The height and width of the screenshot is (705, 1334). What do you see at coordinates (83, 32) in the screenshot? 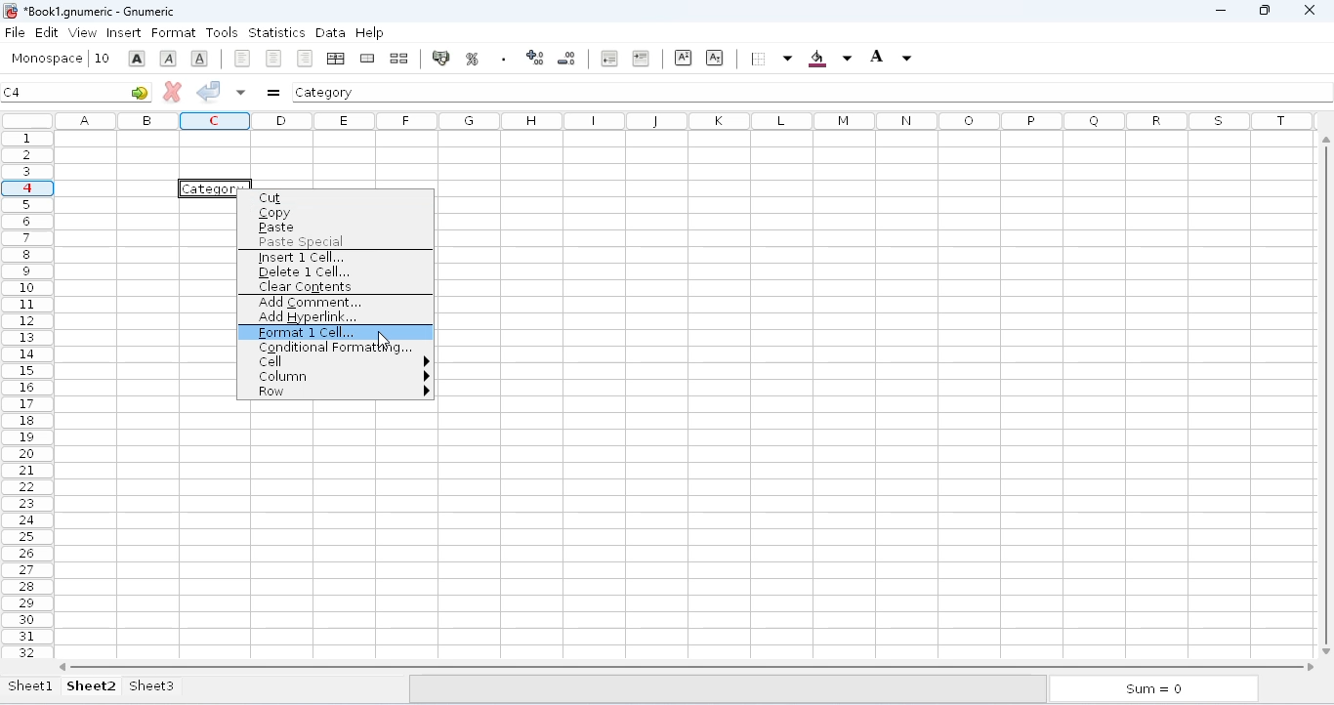
I see `view` at bounding box center [83, 32].